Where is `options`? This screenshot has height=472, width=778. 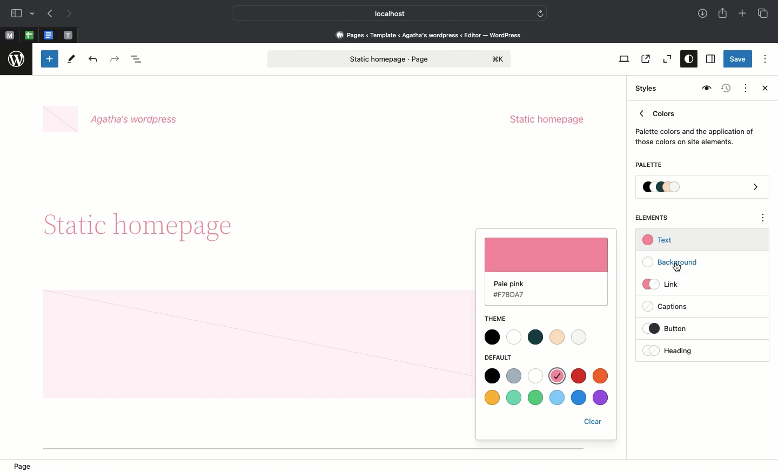 options is located at coordinates (763, 219).